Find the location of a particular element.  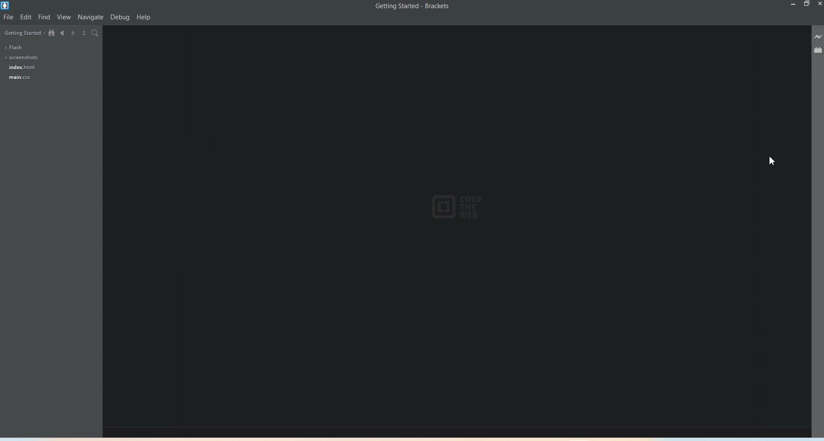

main.css is located at coordinates (18, 77).